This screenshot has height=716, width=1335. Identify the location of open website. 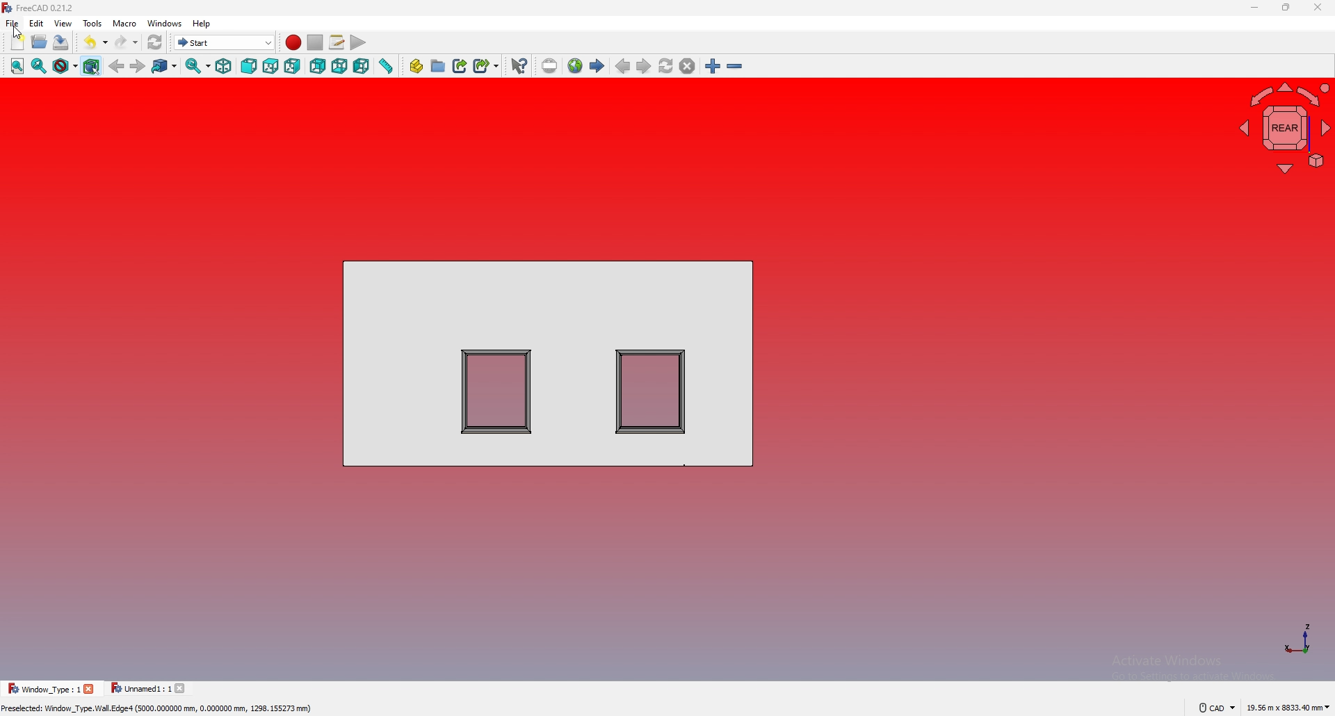
(575, 66).